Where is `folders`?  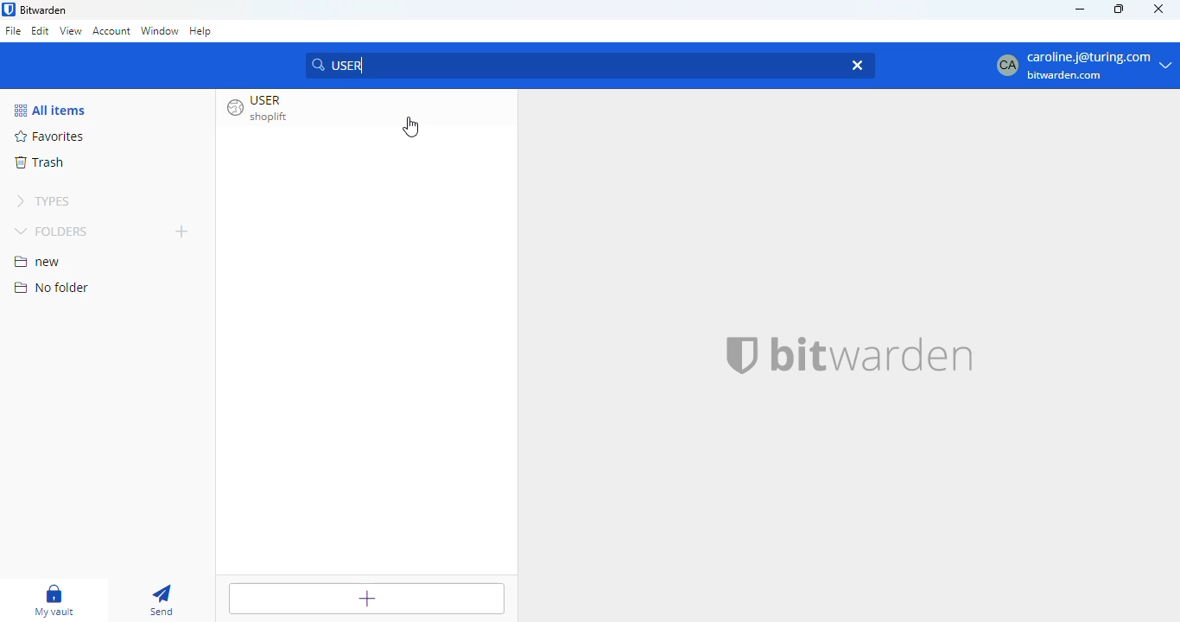 folders is located at coordinates (51, 231).